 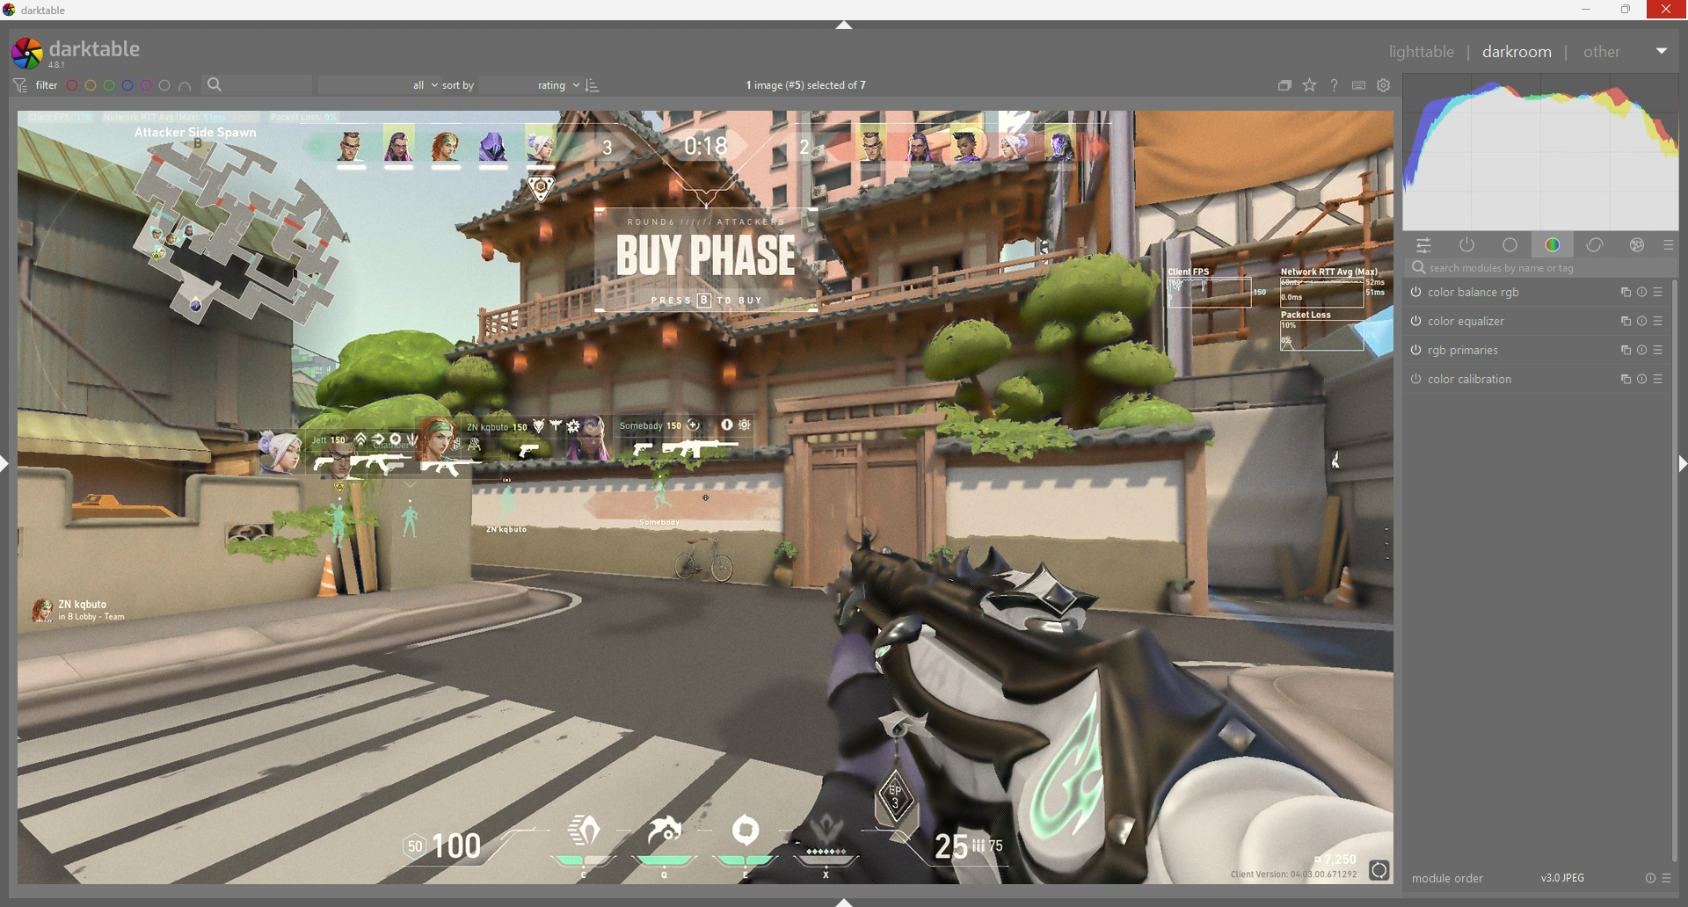 I want to click on darkroom, so click(x=1516, y=51).